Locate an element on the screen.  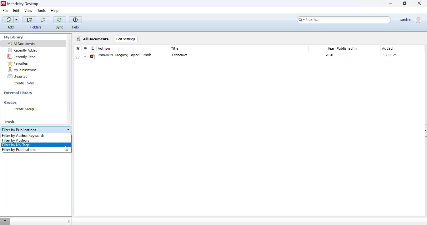
authors is located at coordinates (105, 48).